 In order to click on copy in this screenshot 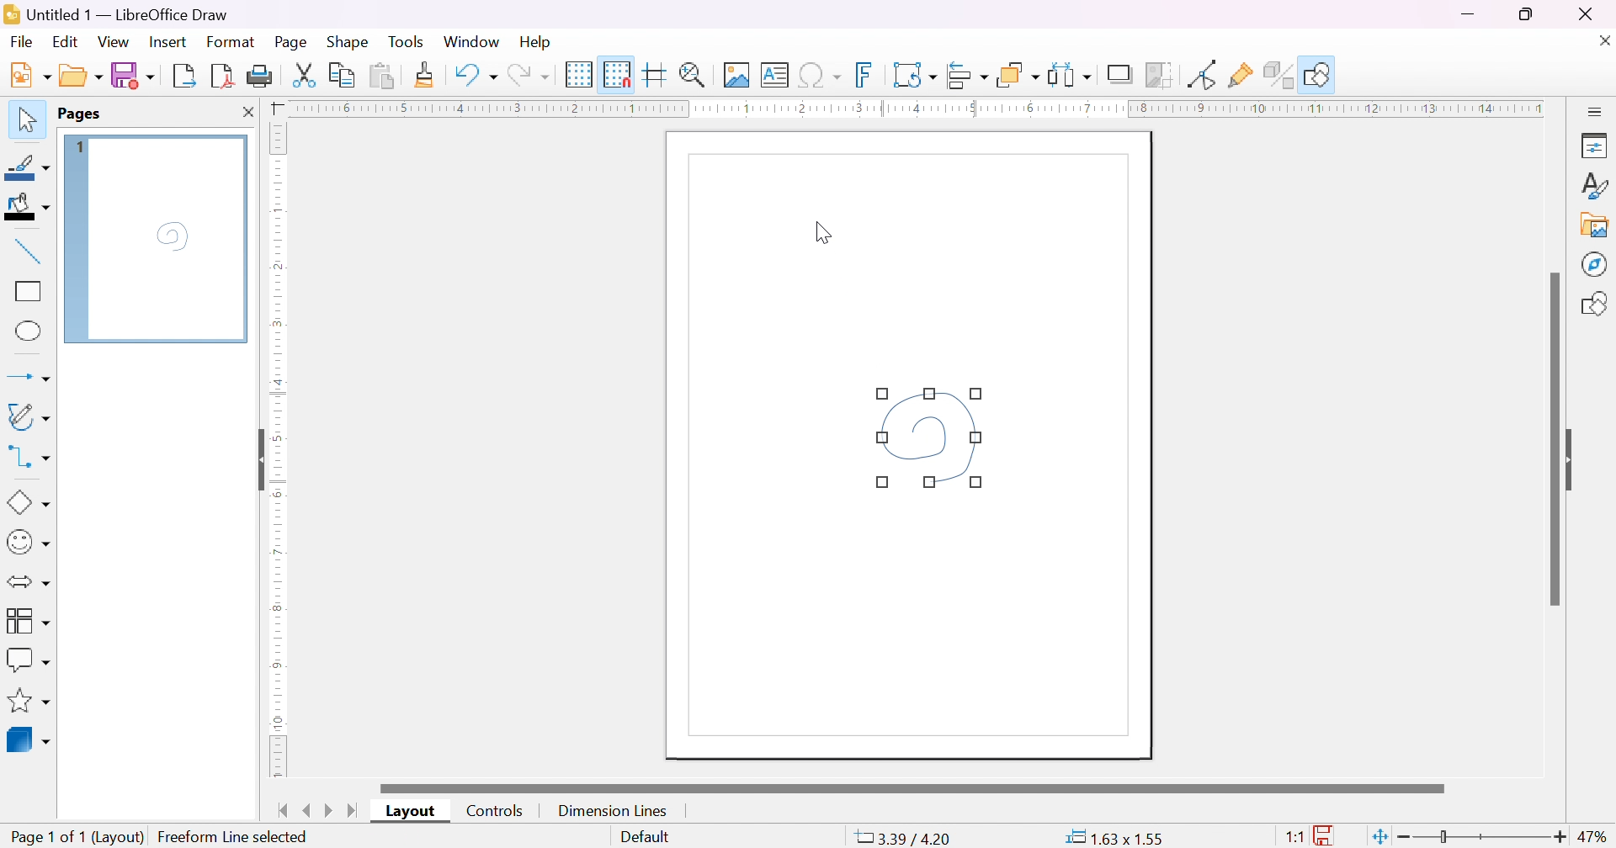, I will do `click(343, 75)`.